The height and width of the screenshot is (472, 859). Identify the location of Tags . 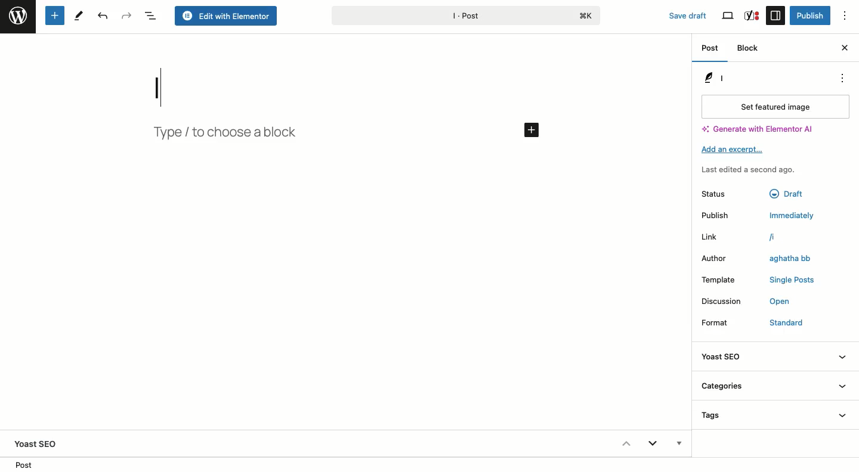
(776, 418).